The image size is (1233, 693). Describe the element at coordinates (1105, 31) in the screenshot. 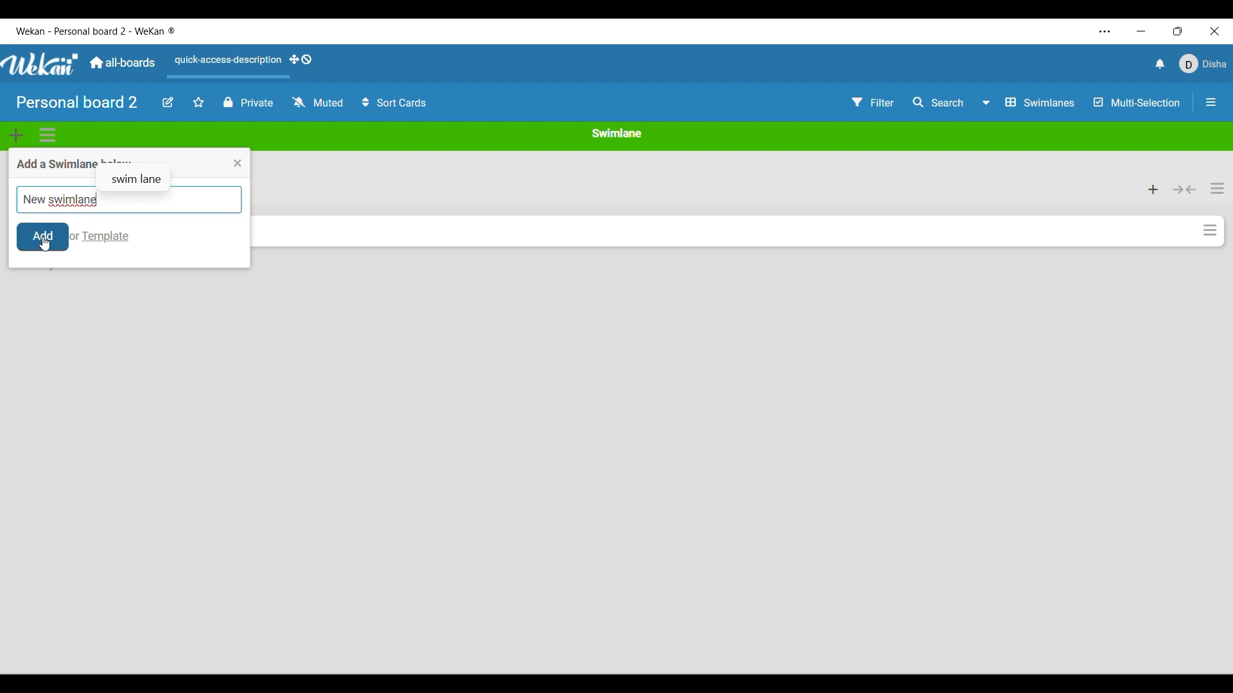

I see `More settings` at that location.